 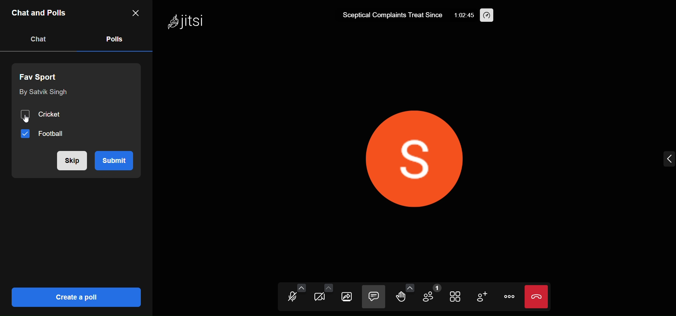 I want to click on microphone, so click(x=290, y=298).